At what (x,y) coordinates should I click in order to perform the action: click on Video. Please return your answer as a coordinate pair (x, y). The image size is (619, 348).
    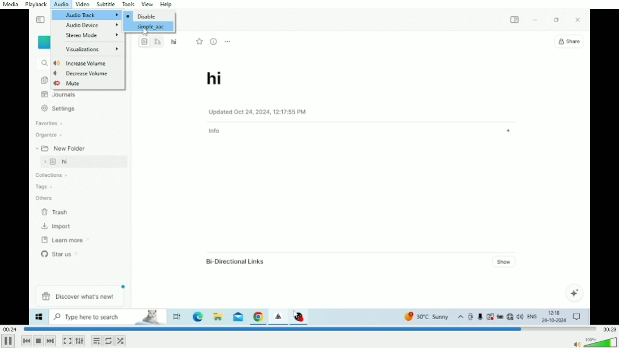
    Looking at the image, I should click on (309, 208).